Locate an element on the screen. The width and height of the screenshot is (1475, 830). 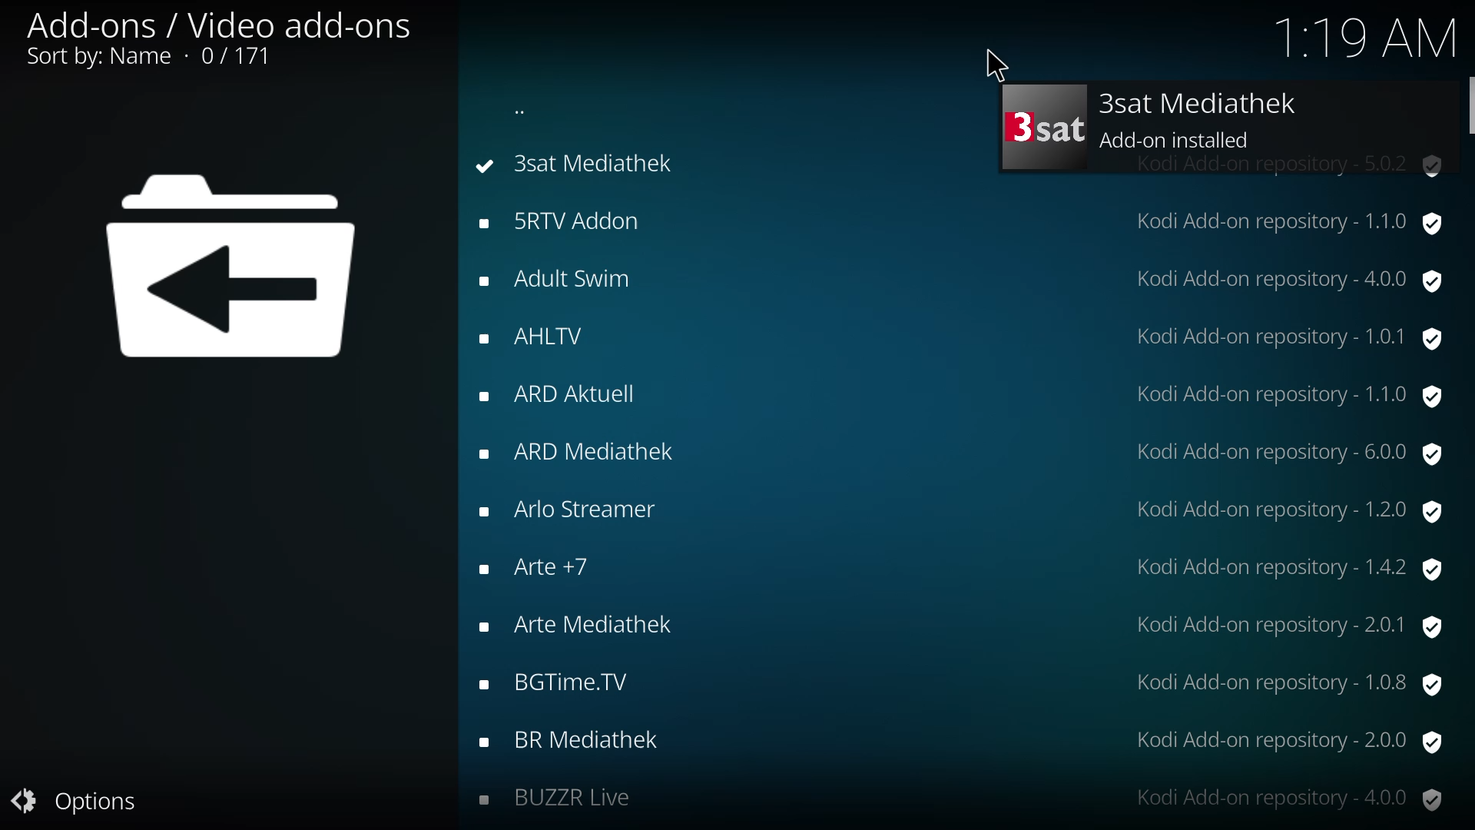
add-ons is located at coordinates (576, 400).